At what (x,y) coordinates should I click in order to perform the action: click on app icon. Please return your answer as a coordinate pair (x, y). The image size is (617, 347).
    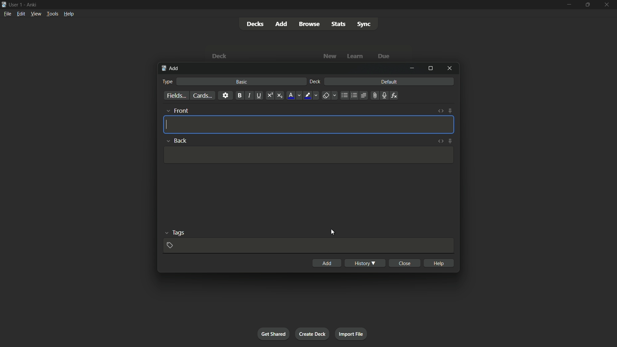
    Looking at the image, I should click on (4, 4).